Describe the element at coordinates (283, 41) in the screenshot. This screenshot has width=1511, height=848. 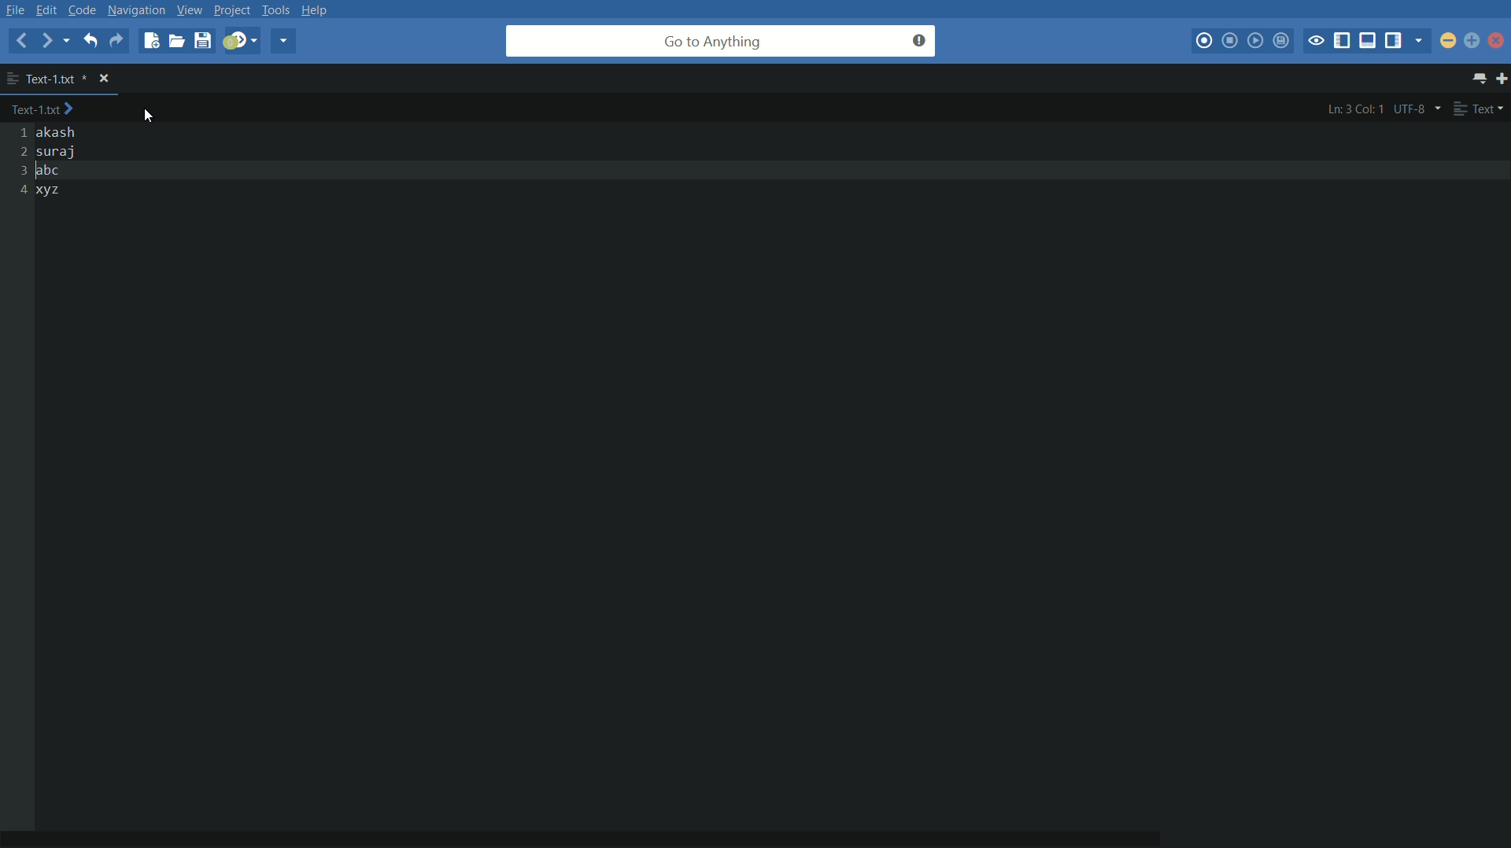
I see `share current file` at that location.